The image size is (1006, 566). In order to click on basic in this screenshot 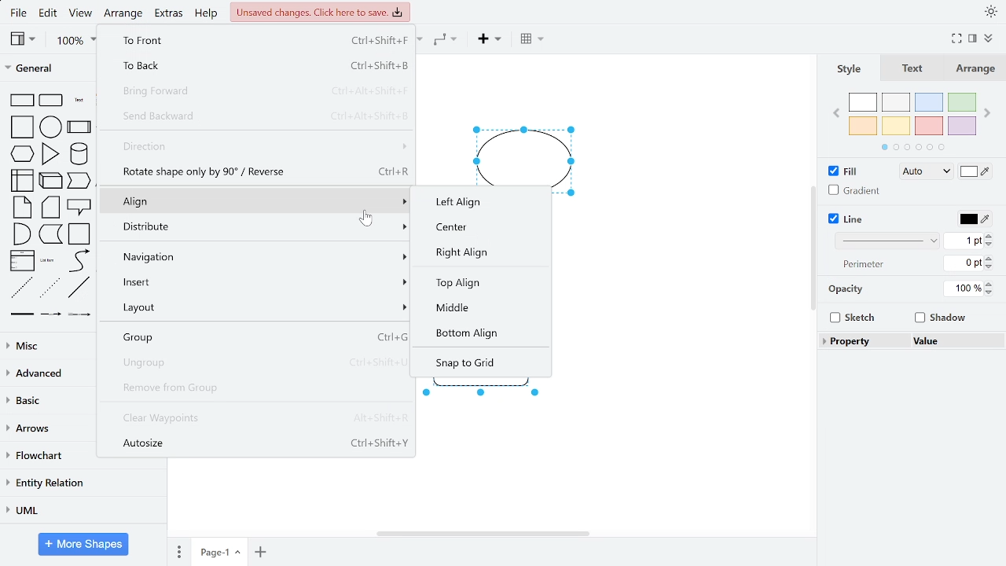, I will do `click(46, 402)`.